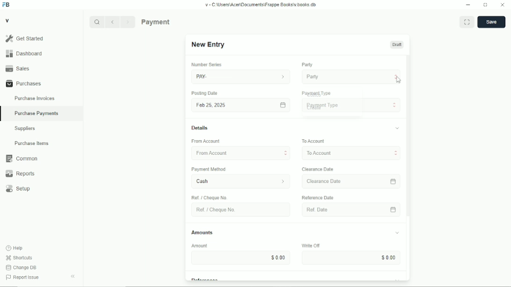 This screenshot has width=511, height=287. What do you see at coordinates (15, 248) in the screenshot?
I see `Help` at bounding box center [15, 248].